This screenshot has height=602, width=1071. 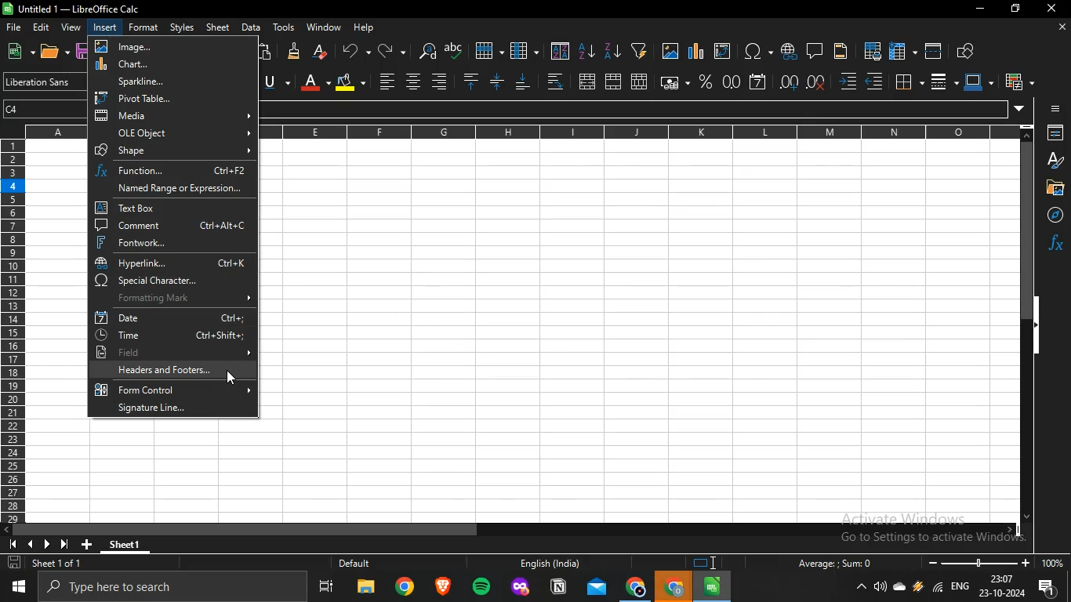 I want to click on insert special characters, so click(x=754, y=51).